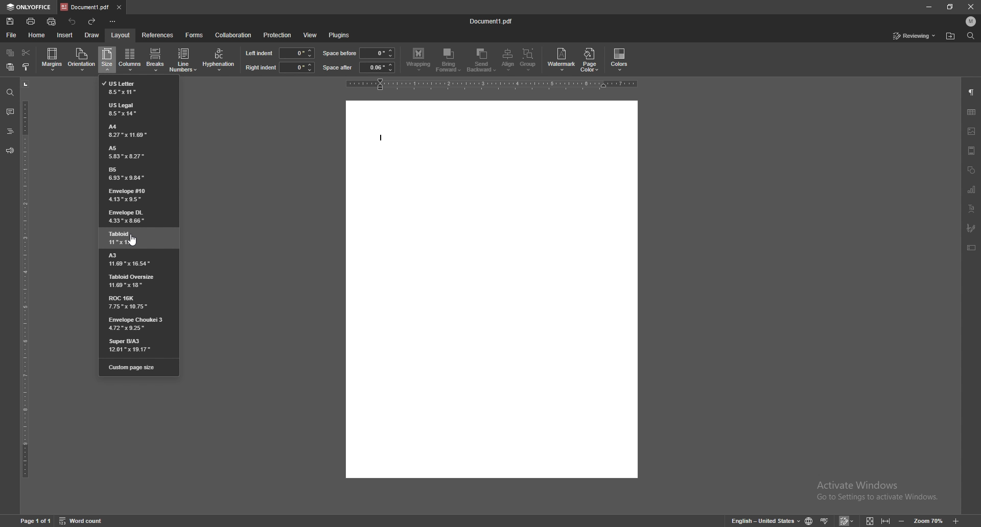  I want to click on comment, so click(10, 112).